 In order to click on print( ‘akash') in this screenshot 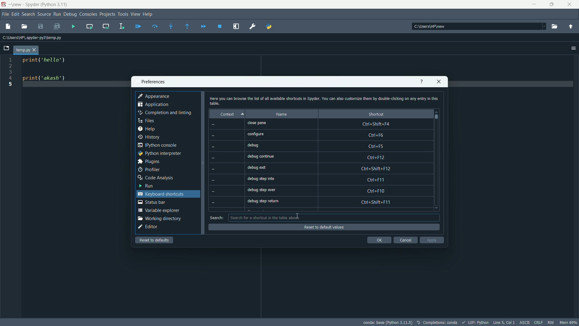, I will do `click(46, 79)`.